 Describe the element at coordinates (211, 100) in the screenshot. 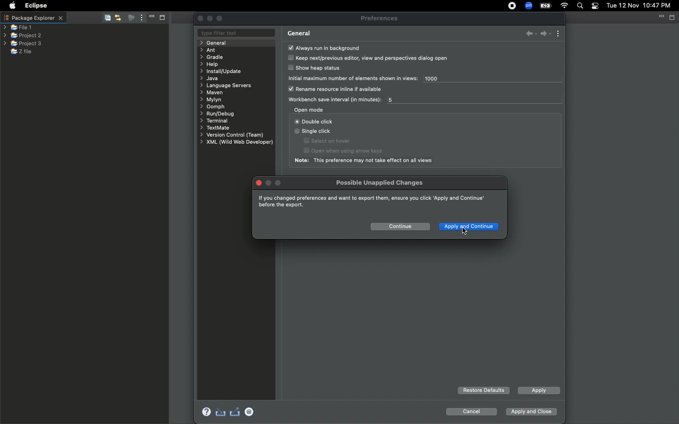

I see `Mylyn` at that location.